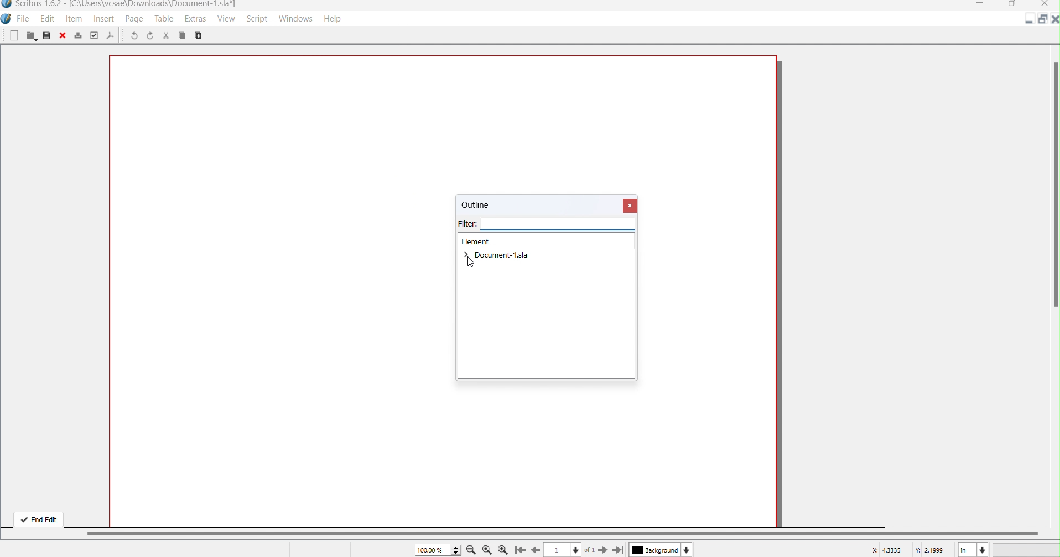 The width and height of the screenshot is (1060, 557). Describe the element at coordinates (603, 549) in the screenshot. I see `foward` at that location.